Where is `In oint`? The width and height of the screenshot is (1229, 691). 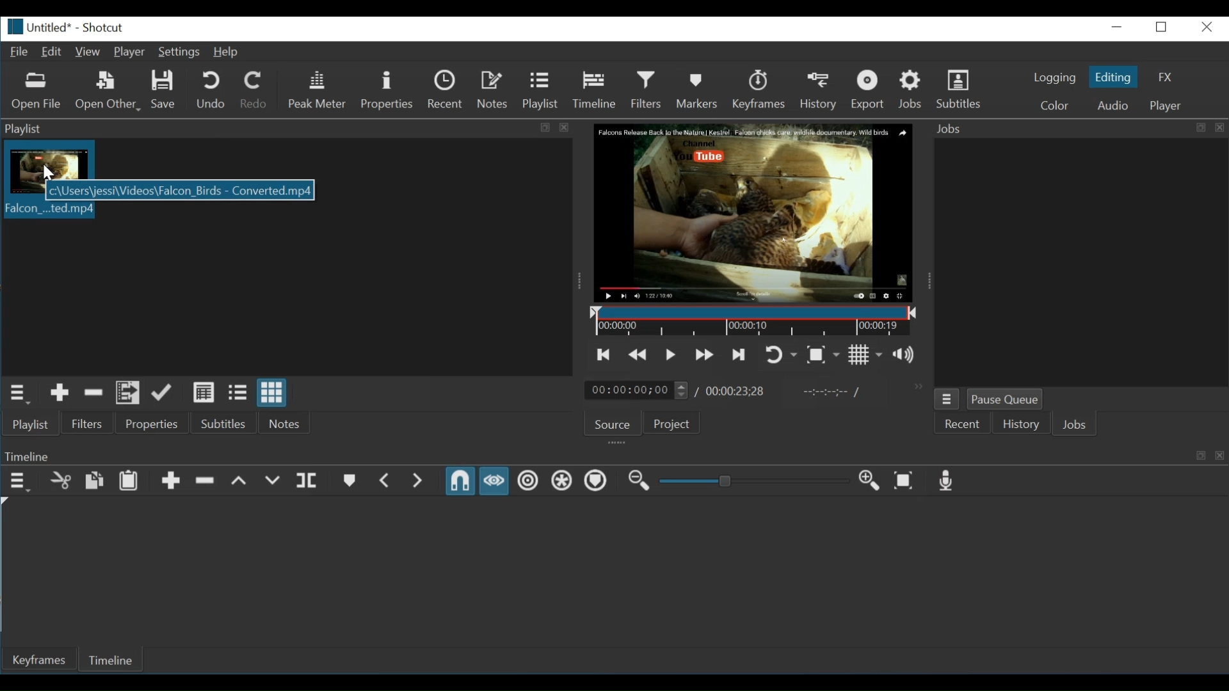
In oint is located at coordinates (828, 393).